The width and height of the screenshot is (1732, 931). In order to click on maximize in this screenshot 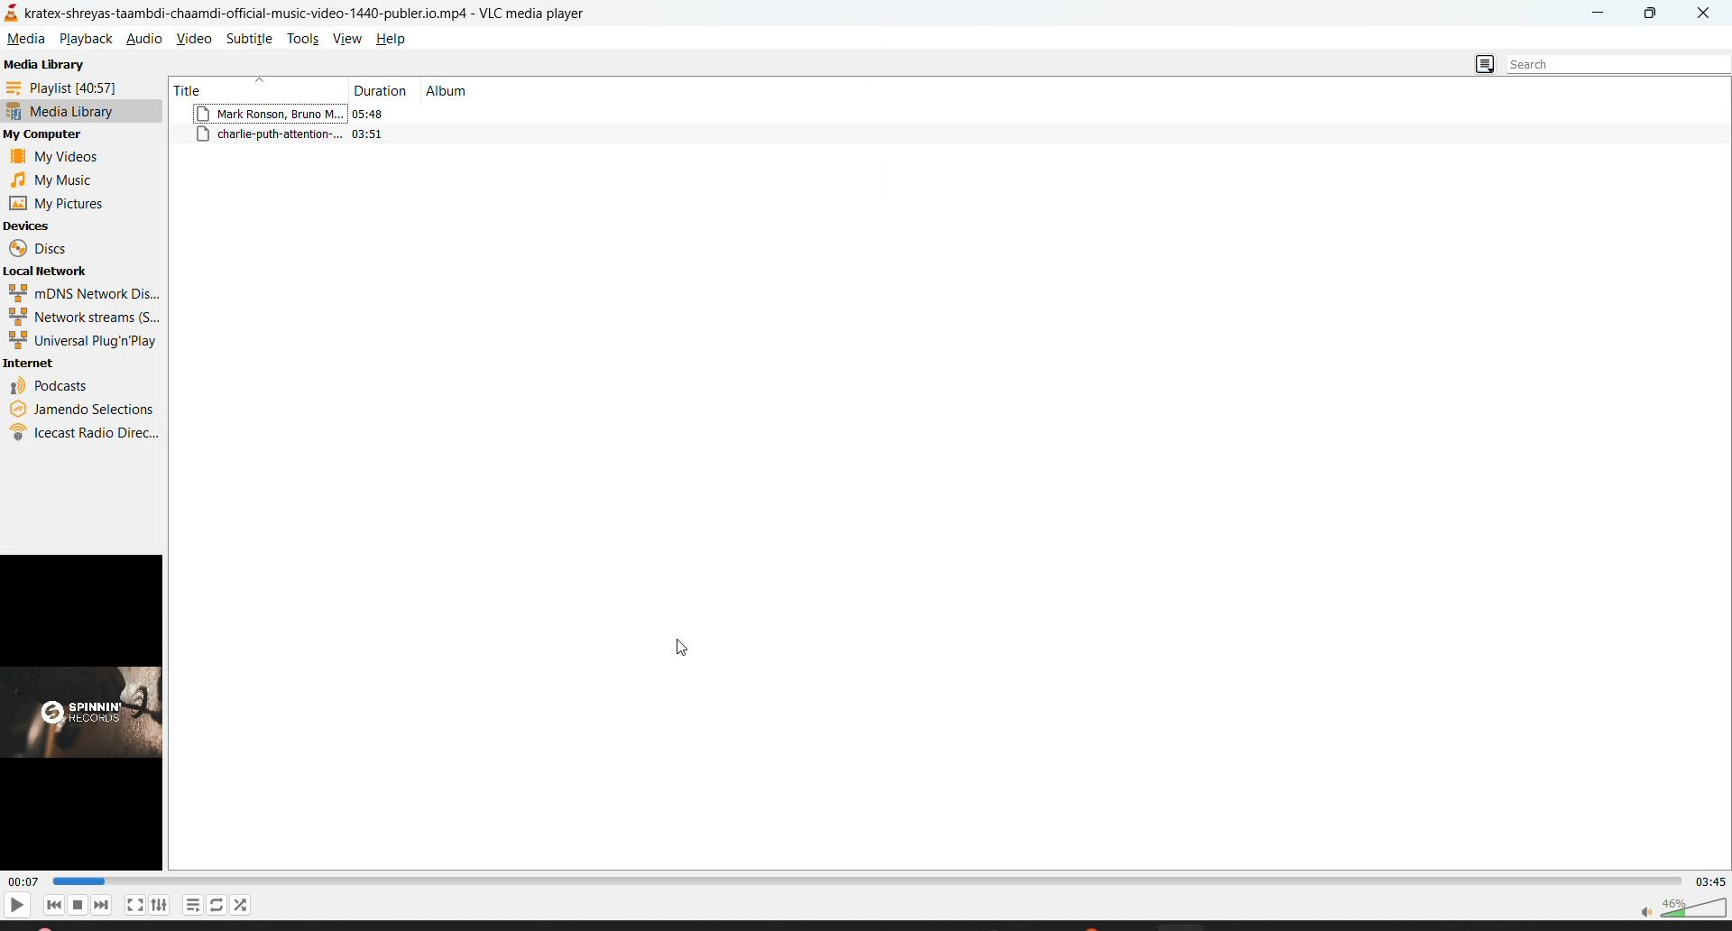, I will do `click(1656, 14)`.